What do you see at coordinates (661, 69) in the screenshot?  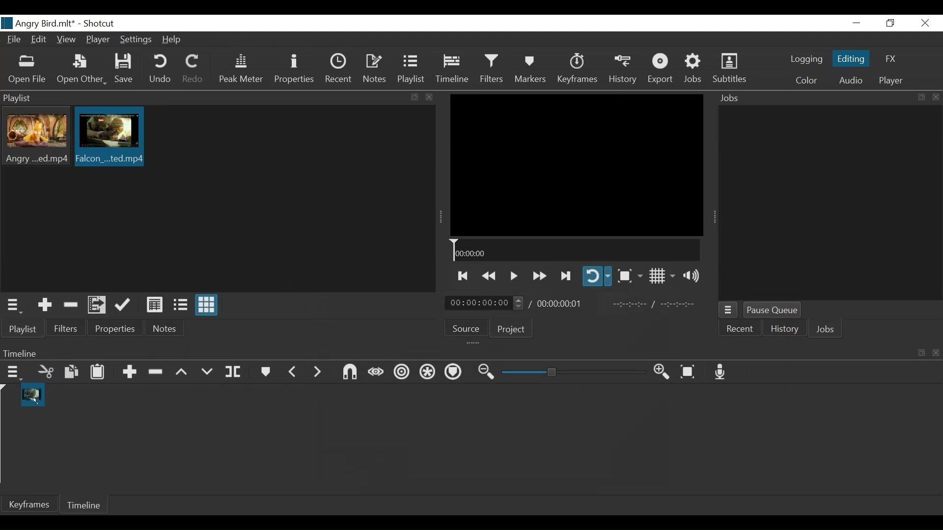 I see `Export` at bounding box center [661, 69].